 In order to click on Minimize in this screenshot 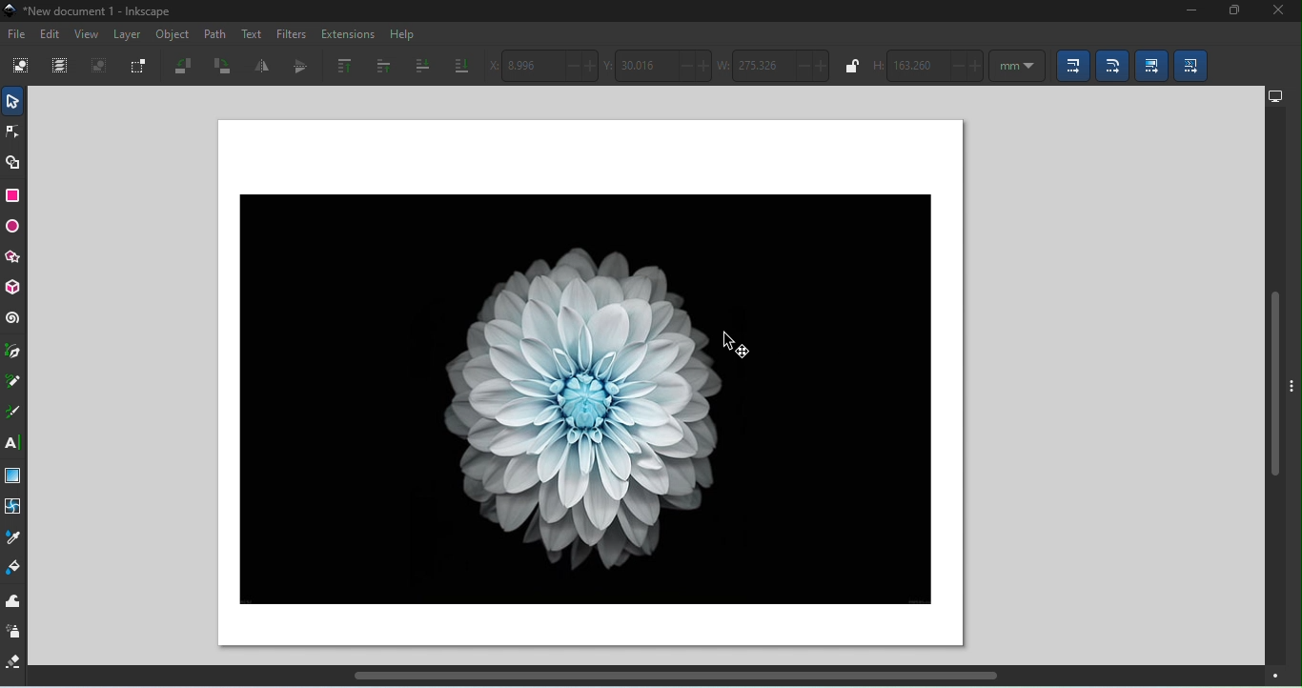, I will do `click(1186, 12)`.